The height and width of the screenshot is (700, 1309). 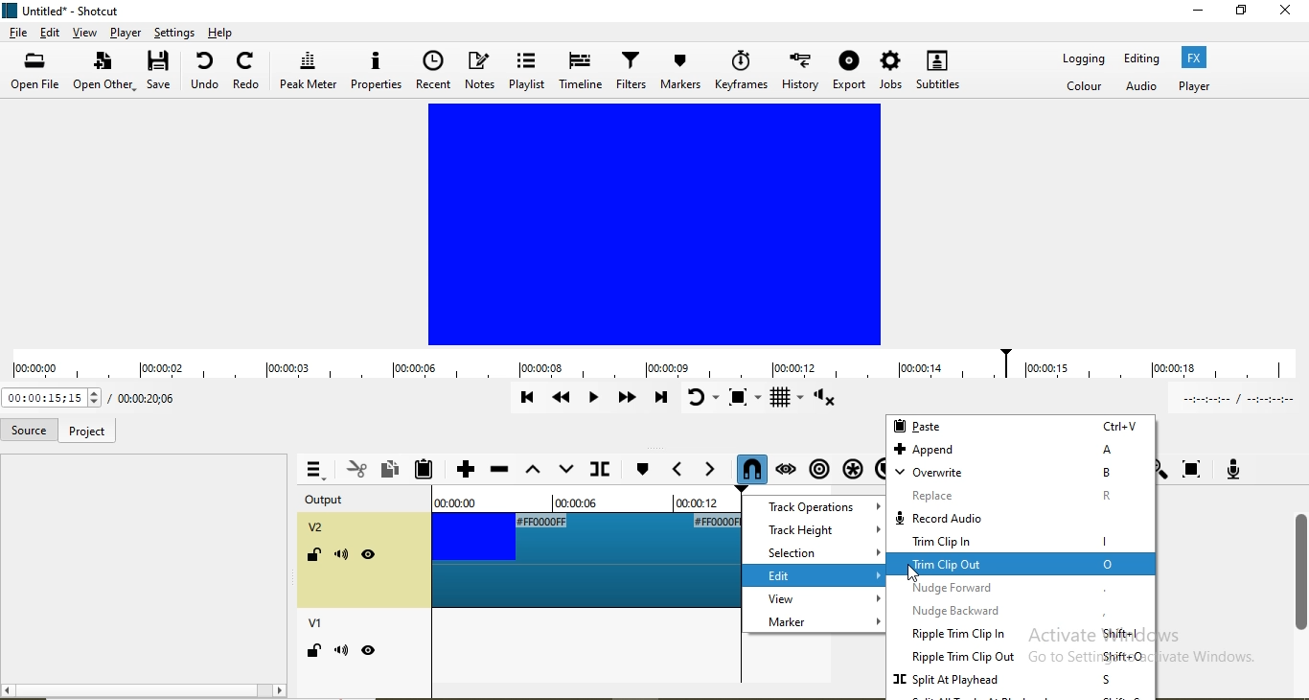 What do you see at coordinates (433, 70) in the screenshot?
I see `recent` at bounding box center [433, 70].